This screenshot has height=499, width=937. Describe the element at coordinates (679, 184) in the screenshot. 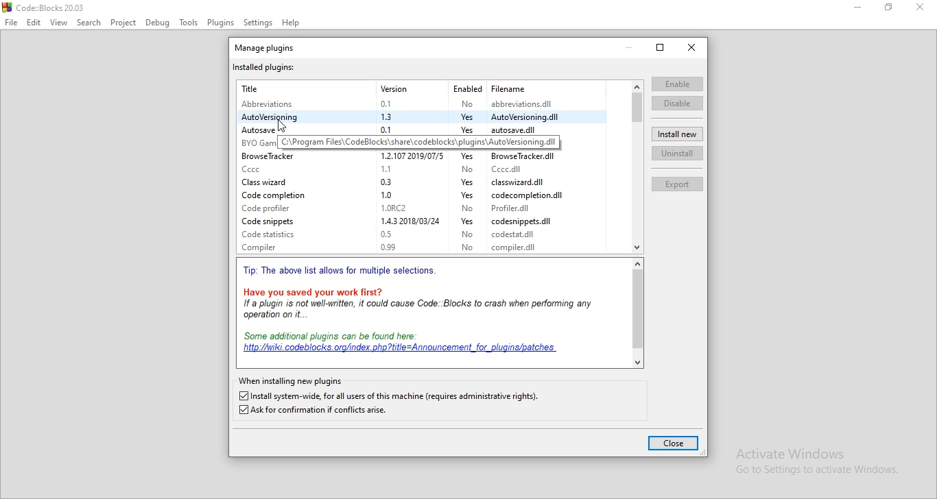

I see `export` at that location.